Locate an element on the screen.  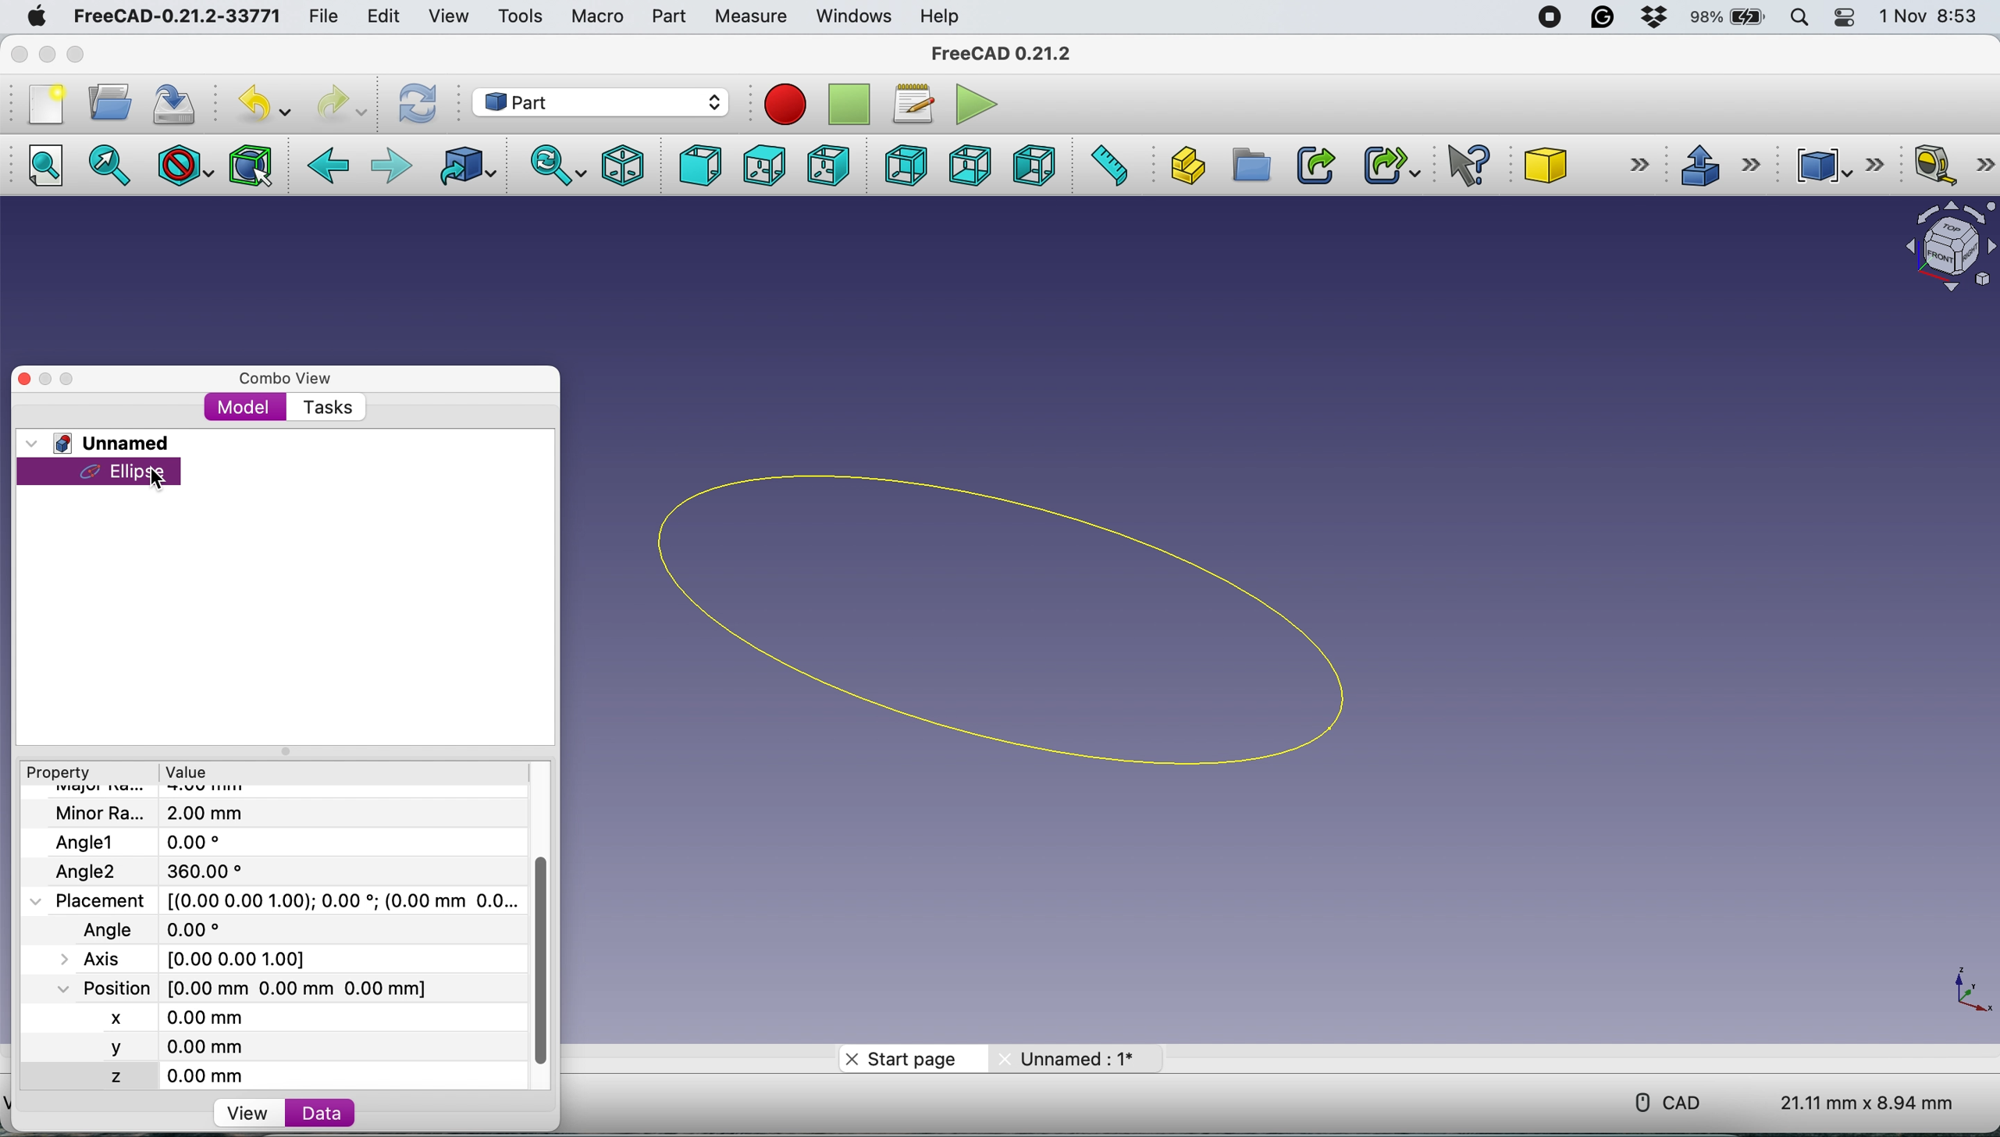
right is located at coordinates (831, 165).